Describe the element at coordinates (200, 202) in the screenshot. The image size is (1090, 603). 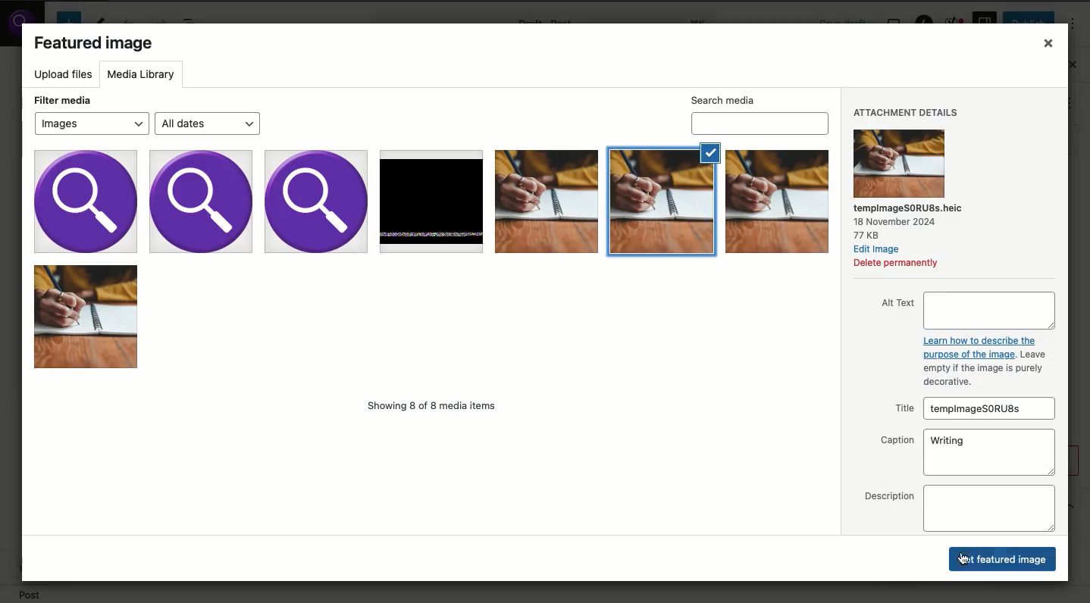
I see `Image` at that location.